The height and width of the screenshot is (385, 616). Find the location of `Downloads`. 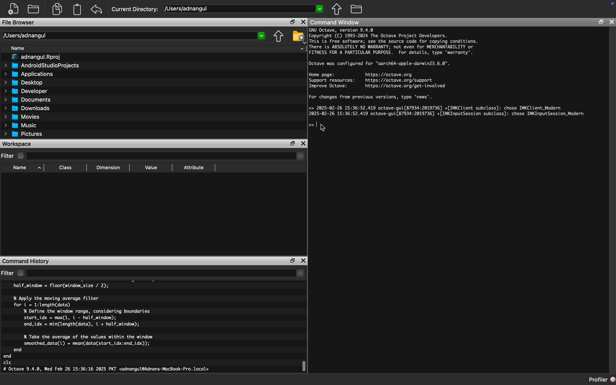

Downloads is located at coordinates (28, 109).